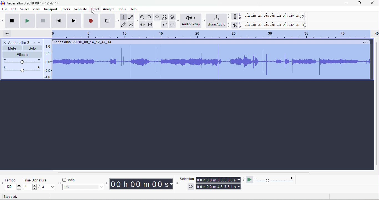  What do you see at coordinates (131, 25) in the screenshot?
I see `multi tool` at bounding box center [131, 25].